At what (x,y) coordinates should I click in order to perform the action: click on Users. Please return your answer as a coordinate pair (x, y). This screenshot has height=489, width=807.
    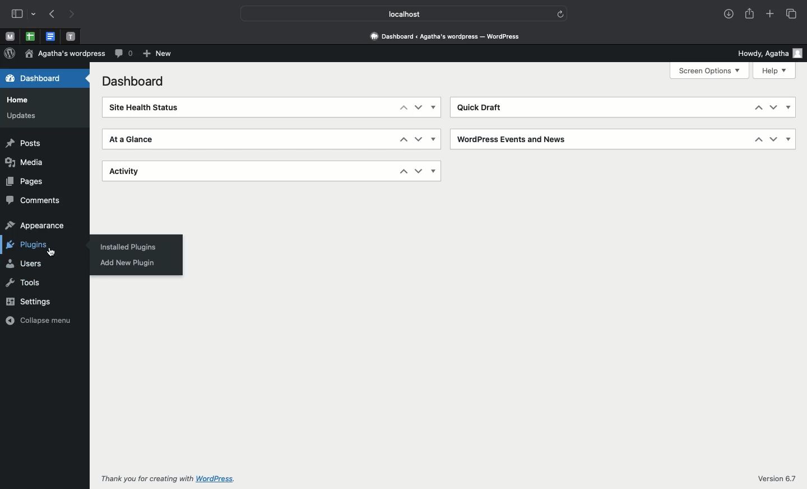
    Looking at the image, I should click on (29, 264).